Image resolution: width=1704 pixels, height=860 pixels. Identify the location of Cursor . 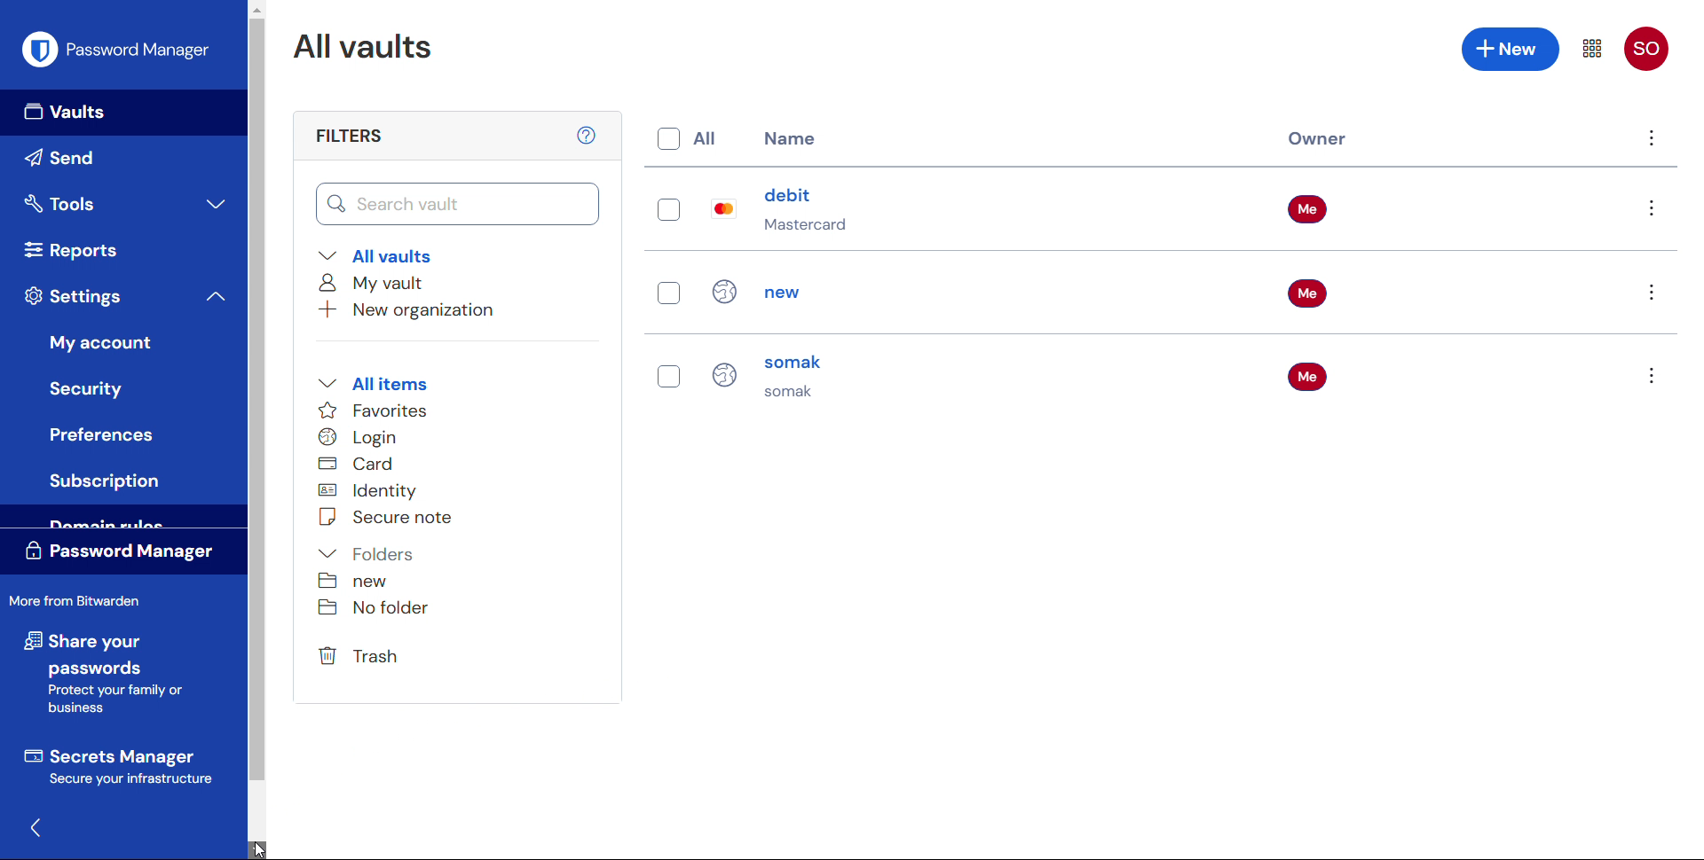
(264, 849).